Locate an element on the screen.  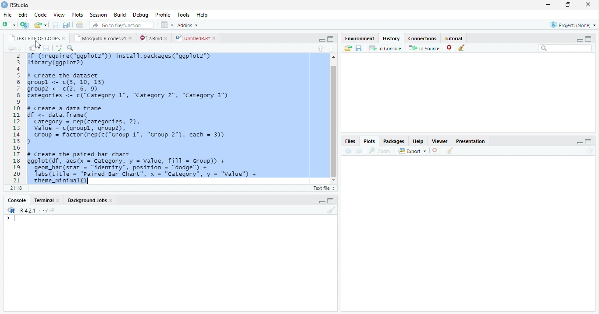
terminal is located at coordinates (43, 200).